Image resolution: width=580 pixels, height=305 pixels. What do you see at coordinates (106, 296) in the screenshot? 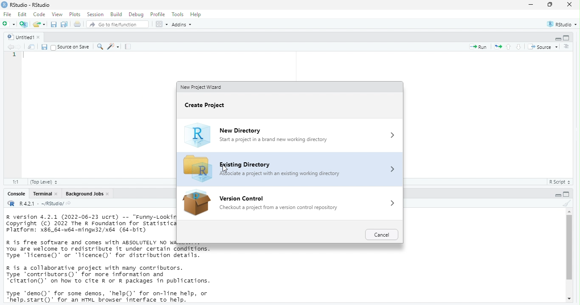
I see `description of any demo and help` at bounding box center [106, 296].